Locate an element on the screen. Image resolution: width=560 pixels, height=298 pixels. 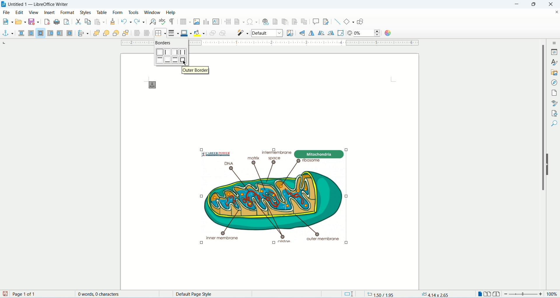
crop image is located at coordinates (289, 33).